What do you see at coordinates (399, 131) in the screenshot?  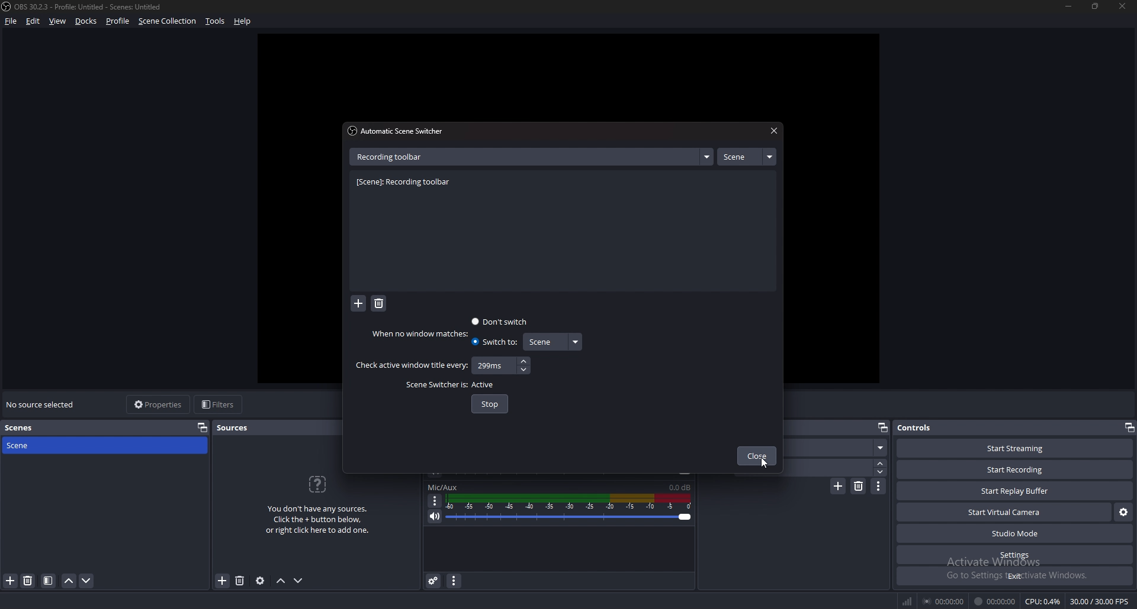 I see `automatic scene switcher` at bounding box center [399, 131].